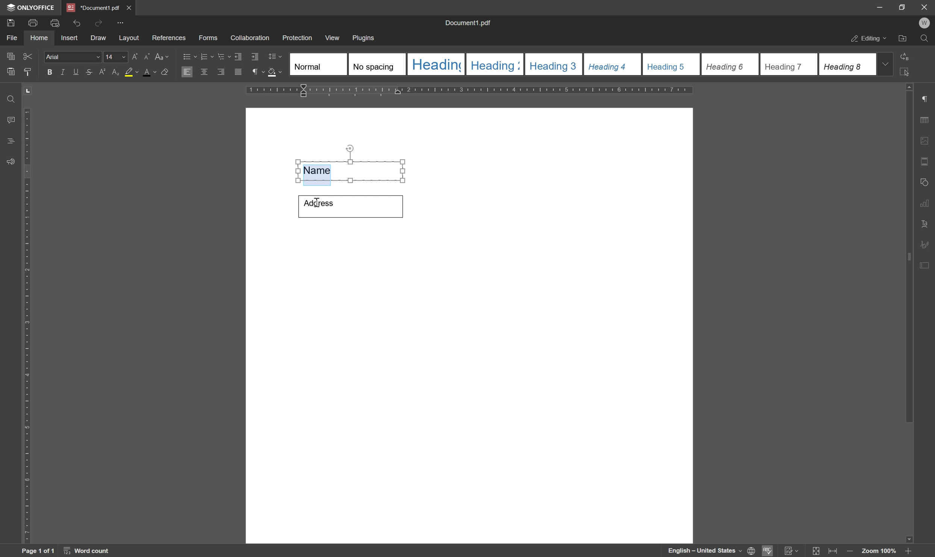 This screenshot has width=935, height=557. Describe the element at coordinates (26, 324) in the screenshot. I see `ruler` at that location.